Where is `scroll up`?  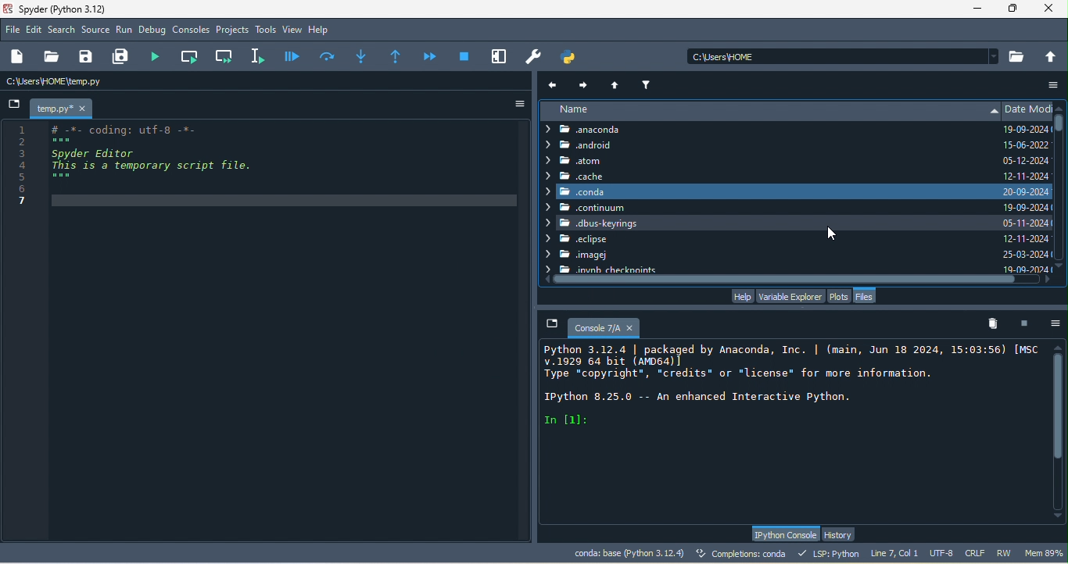
scroll up is located at coordinates (1061, 105).